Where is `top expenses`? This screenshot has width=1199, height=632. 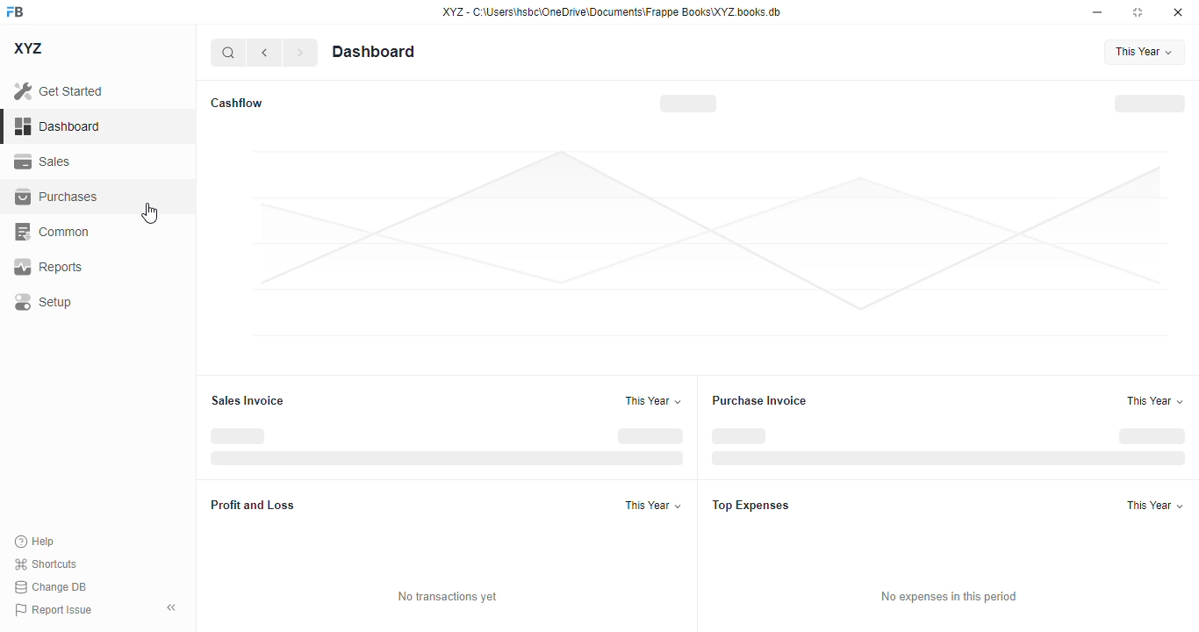
top expenses is located at coordinates (752, 506).